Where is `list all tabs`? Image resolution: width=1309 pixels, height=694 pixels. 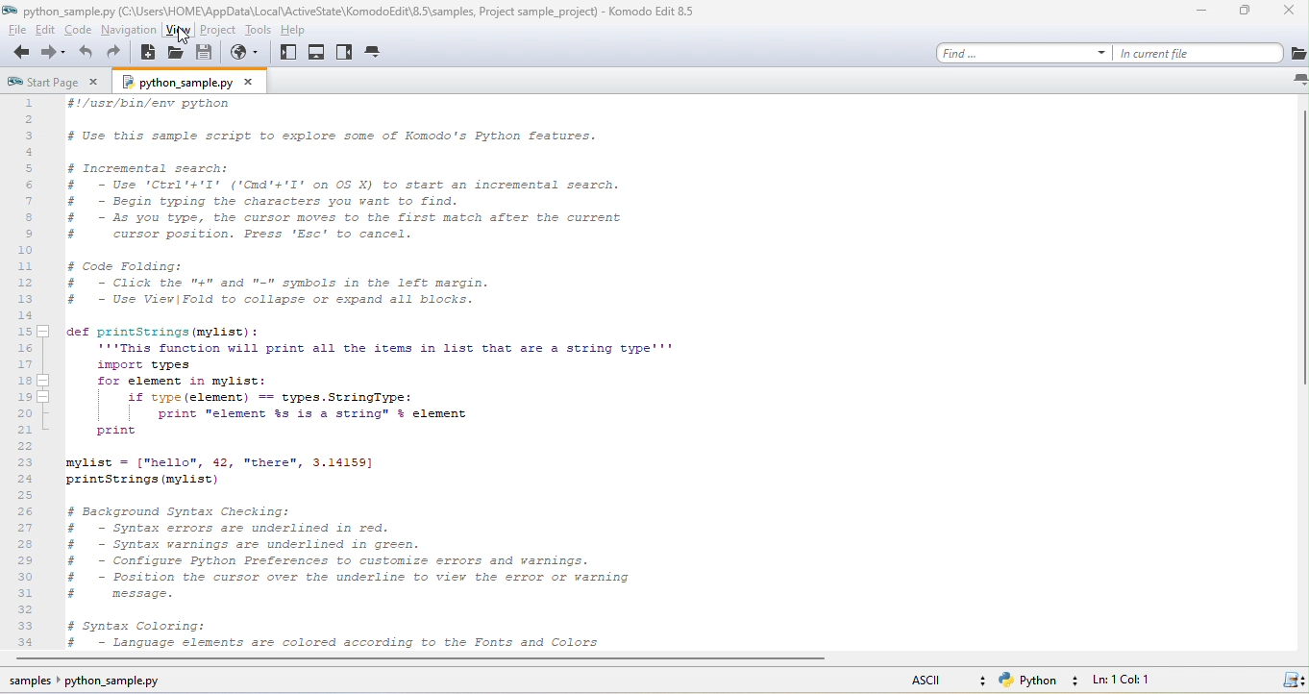 list all tabs is located at coordinates (1296, 79).